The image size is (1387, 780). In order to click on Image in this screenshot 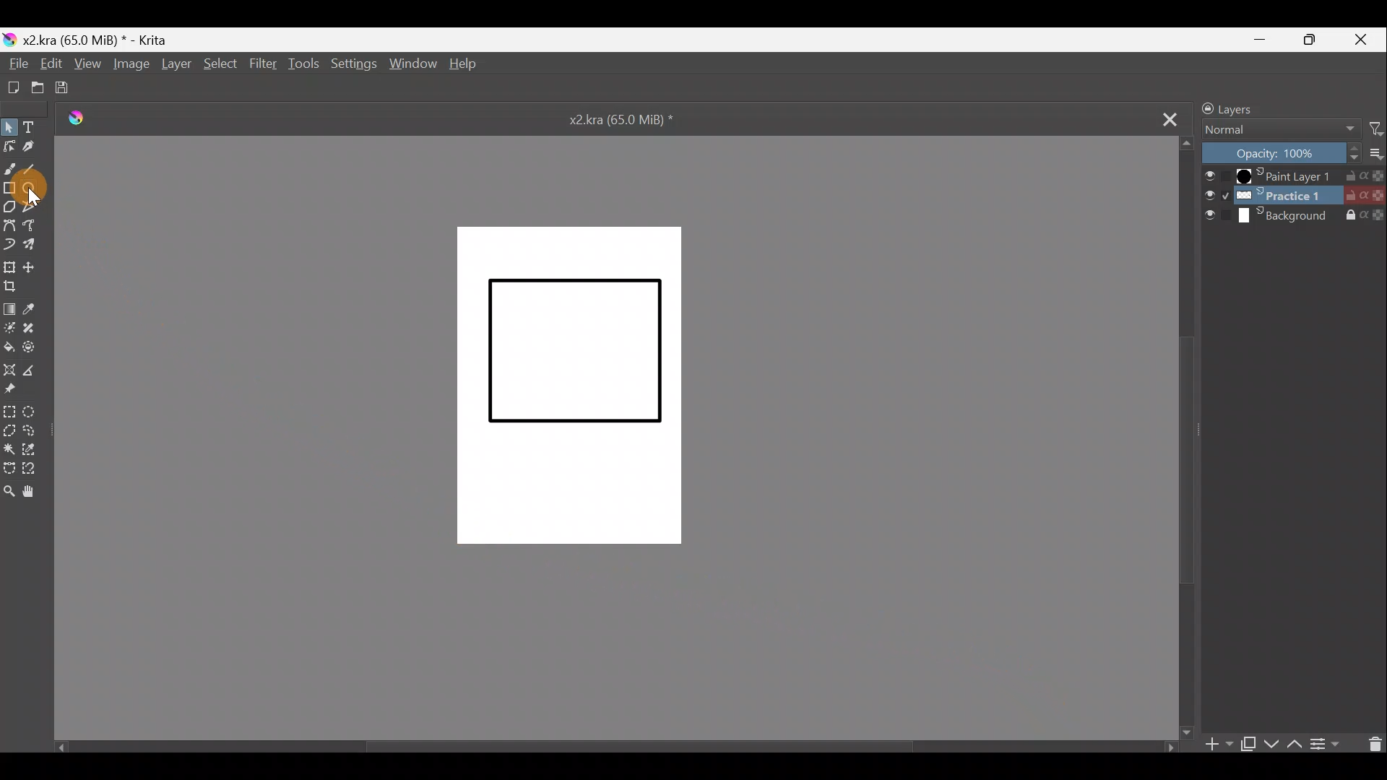, I will do `click(132, 66)`.